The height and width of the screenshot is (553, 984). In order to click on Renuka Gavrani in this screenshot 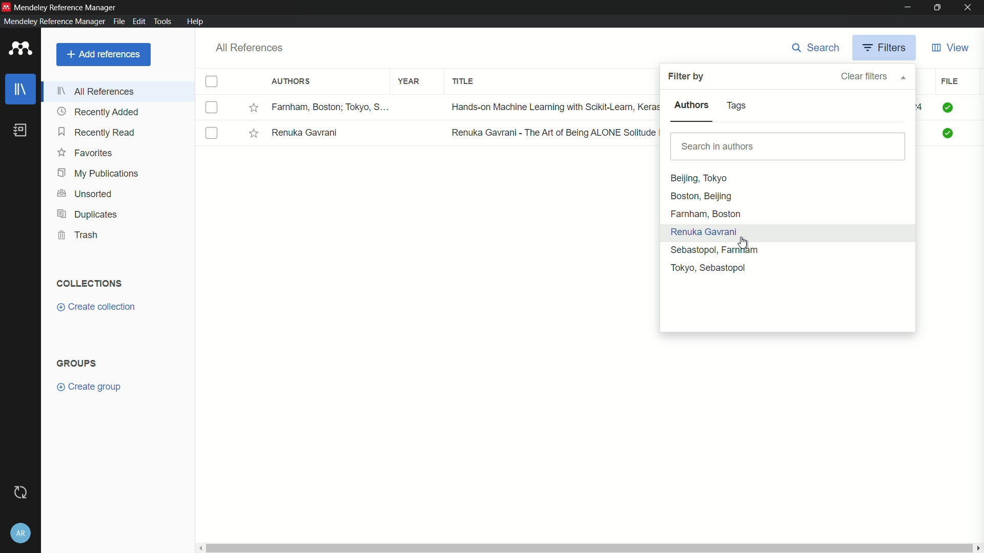, I will do `click(304, 133)`.